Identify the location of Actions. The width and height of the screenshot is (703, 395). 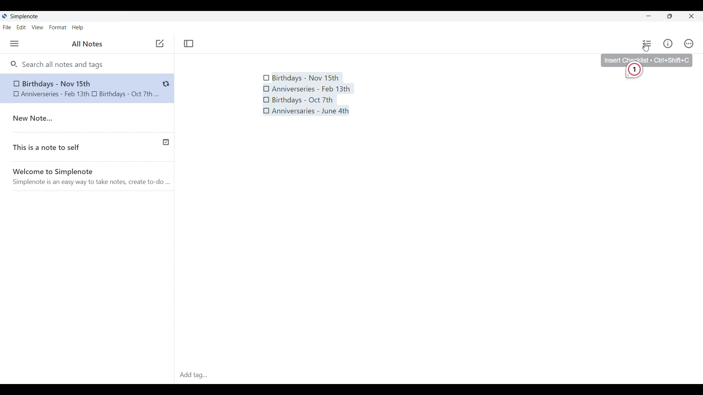
(689, 44).